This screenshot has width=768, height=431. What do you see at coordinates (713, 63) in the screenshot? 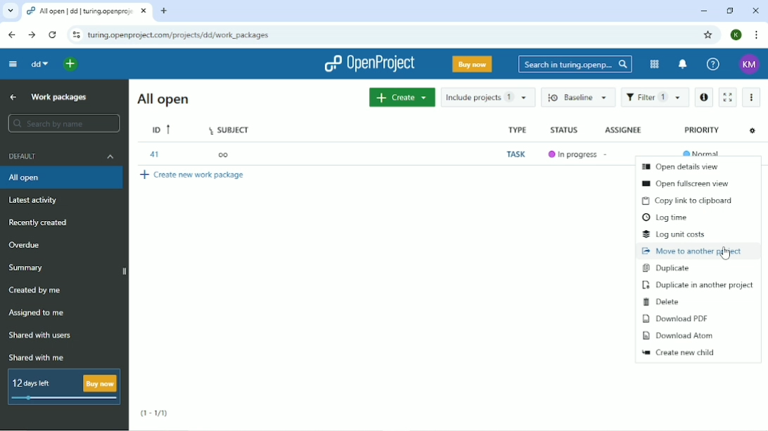
I see `Help` at bounding box center [713, 63].